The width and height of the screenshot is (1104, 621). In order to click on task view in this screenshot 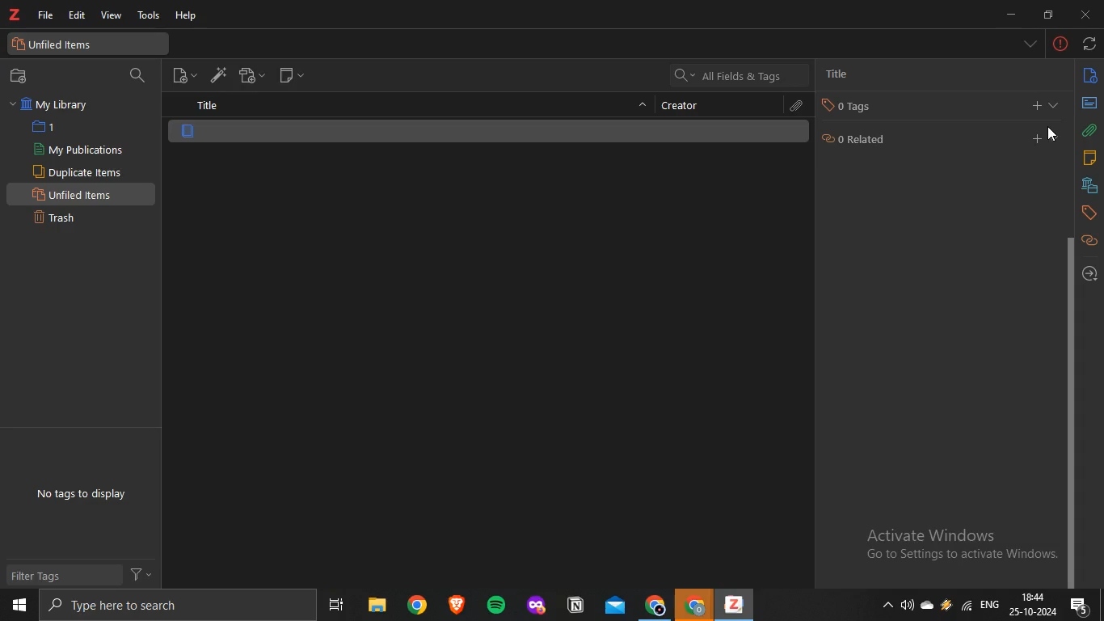, I will do `click(335, 605)`.